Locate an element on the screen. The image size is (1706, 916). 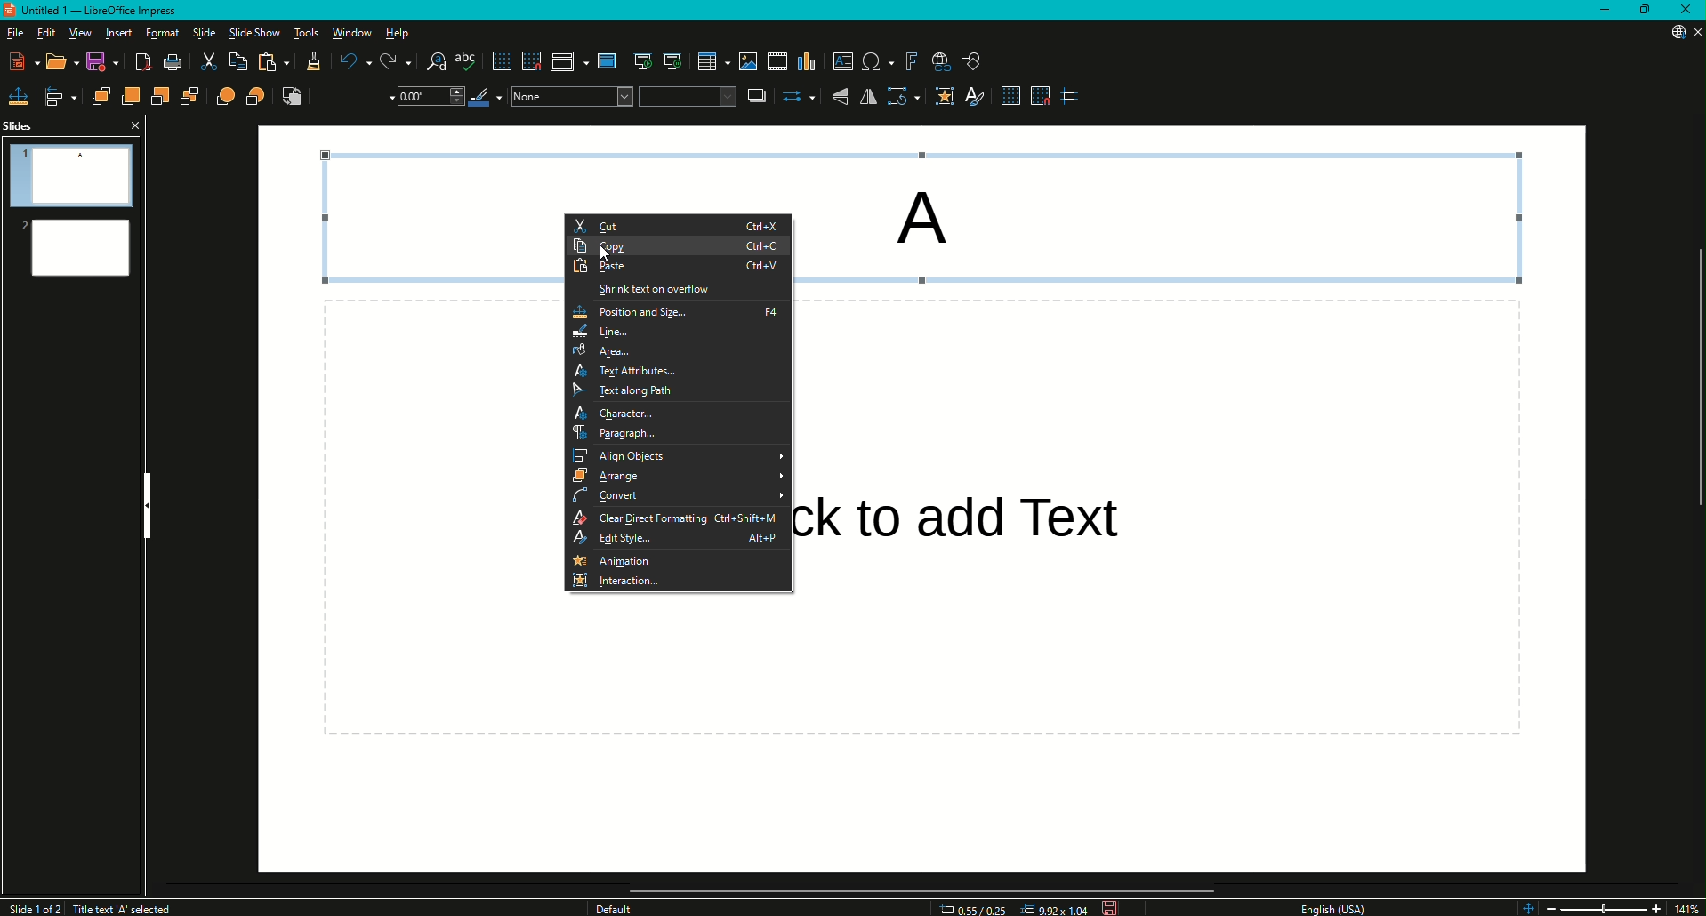
Convert is located at coordinates (682, 495).